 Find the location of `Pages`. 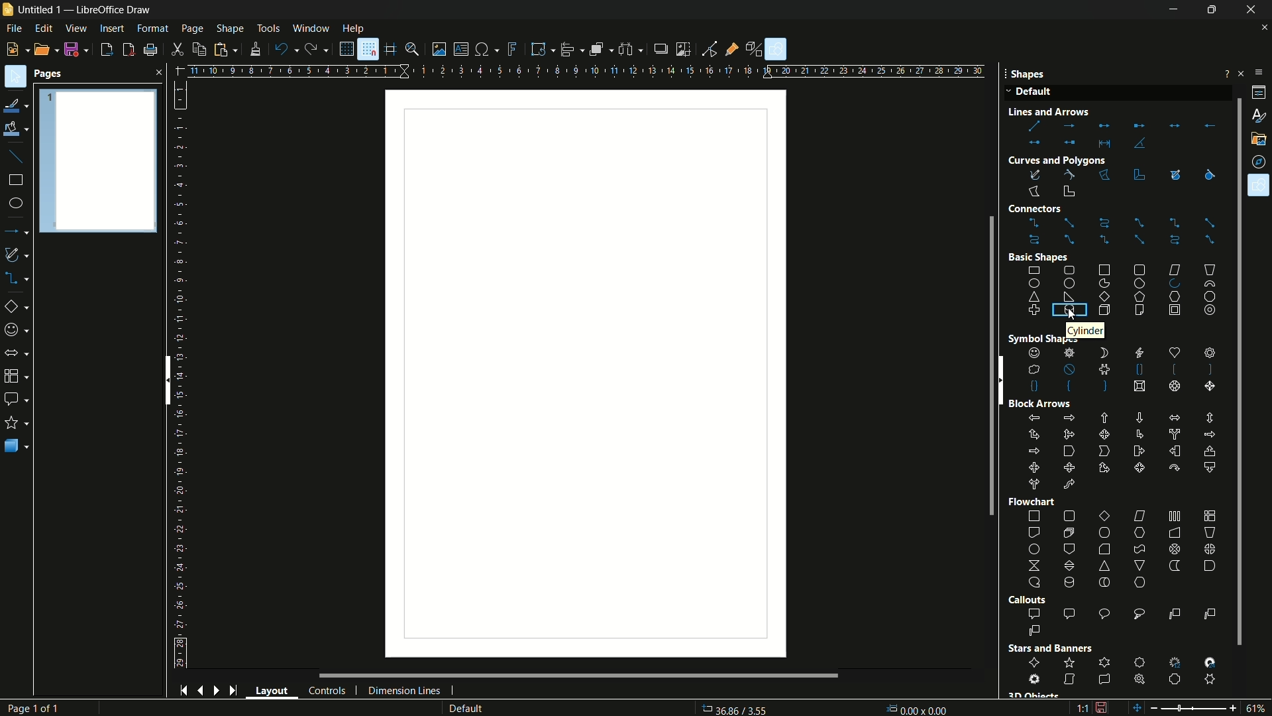

Pages is located at coordinates (98, 159).